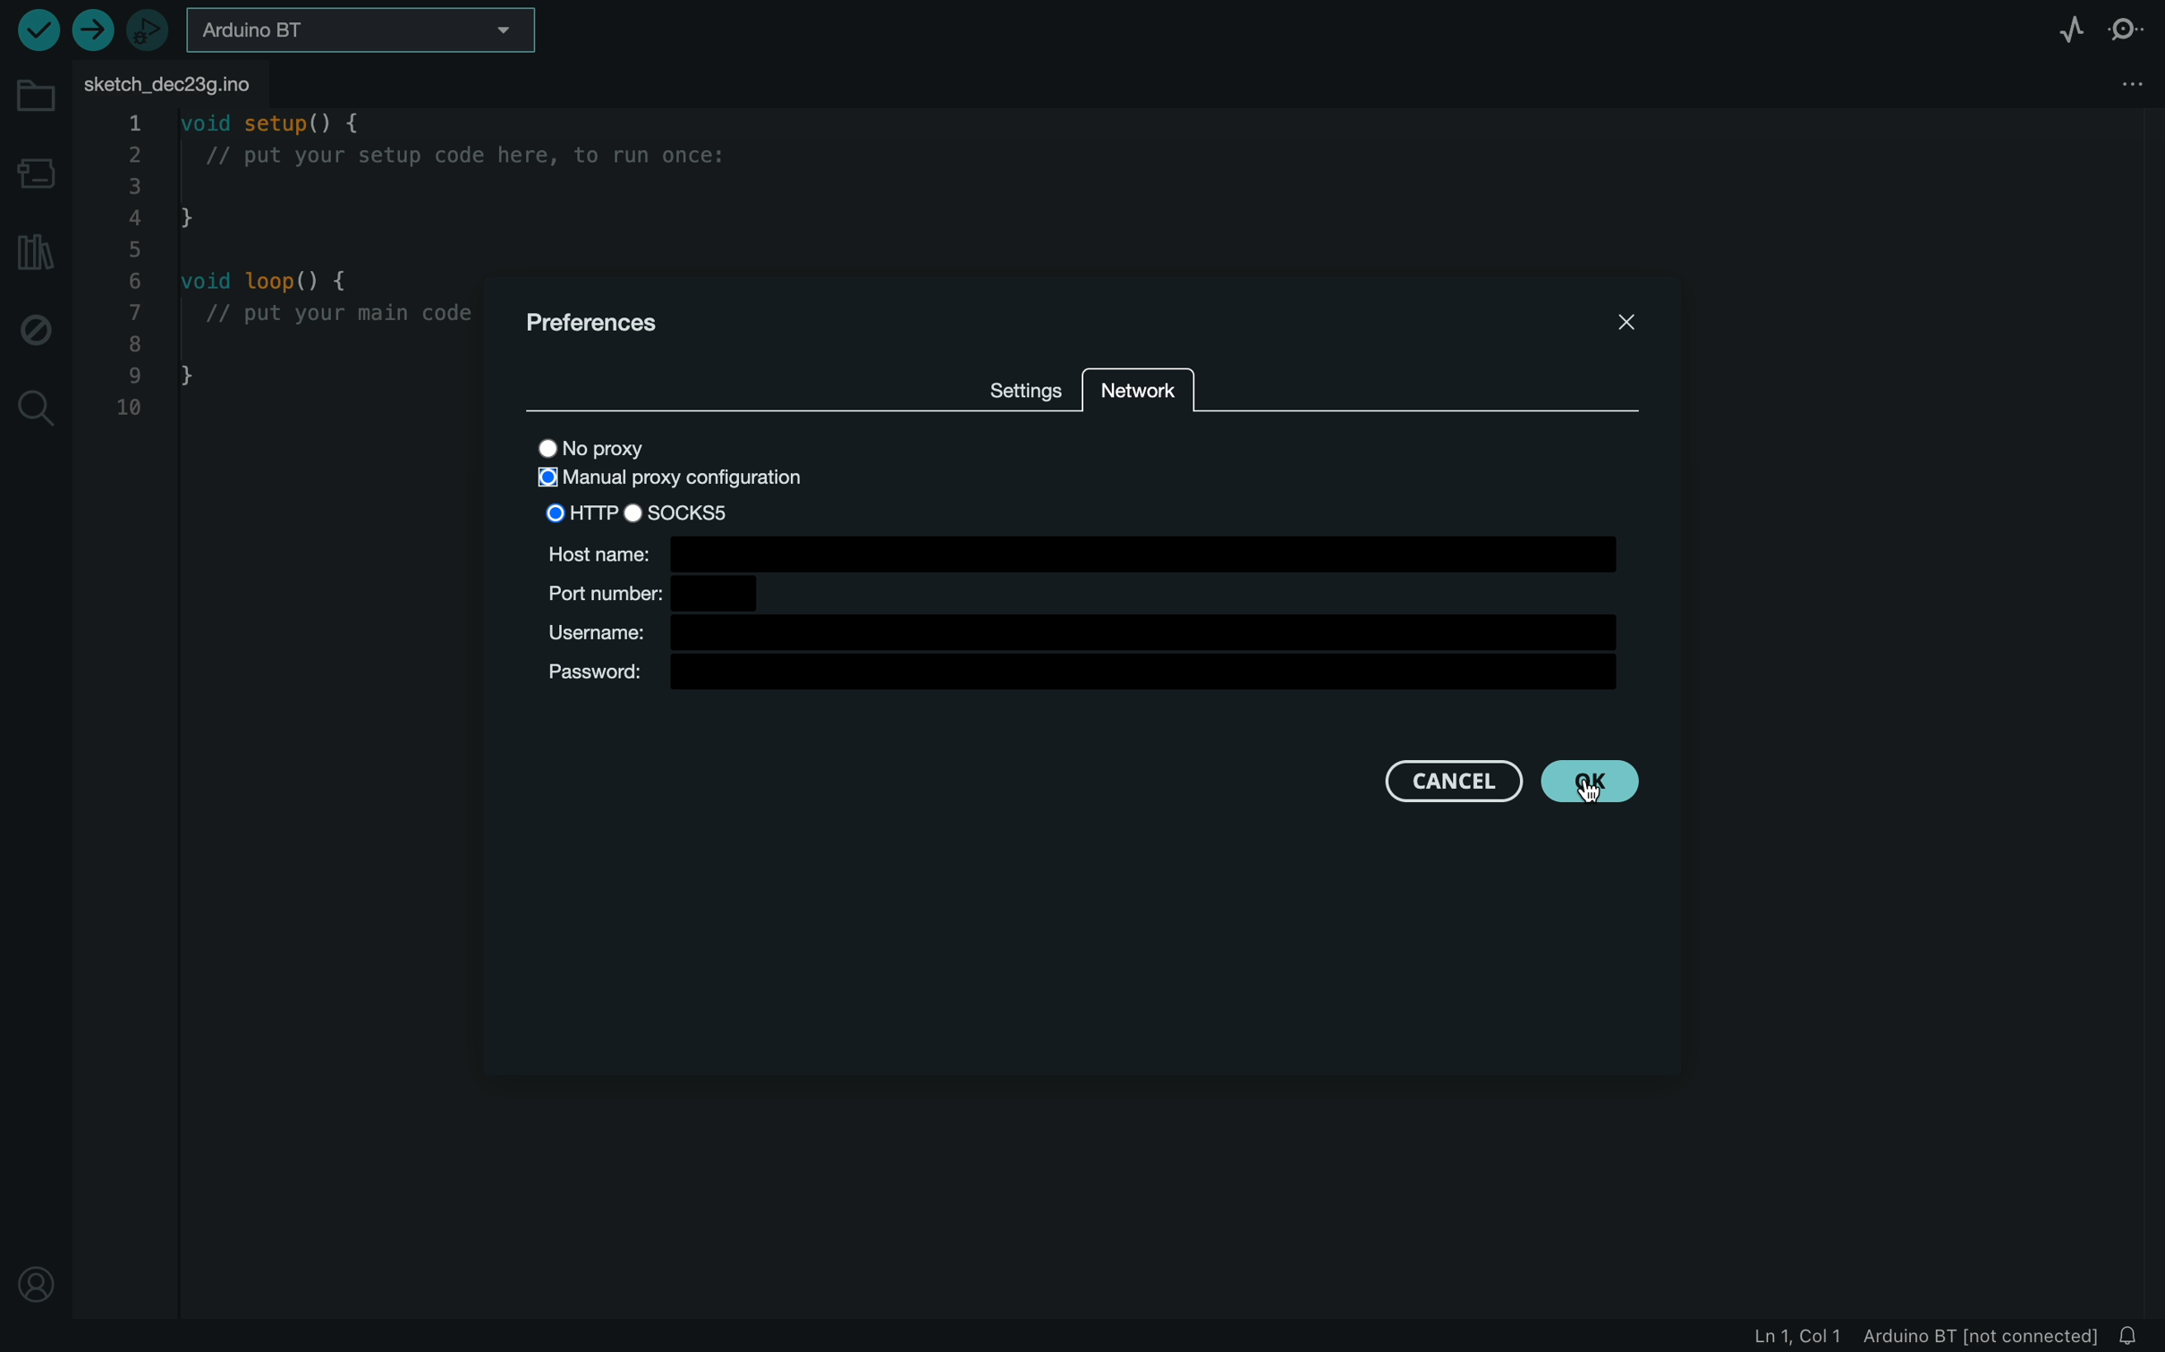  Describe the element at coordinates (1076, 636) in the screenshot. I see `username` at that location.